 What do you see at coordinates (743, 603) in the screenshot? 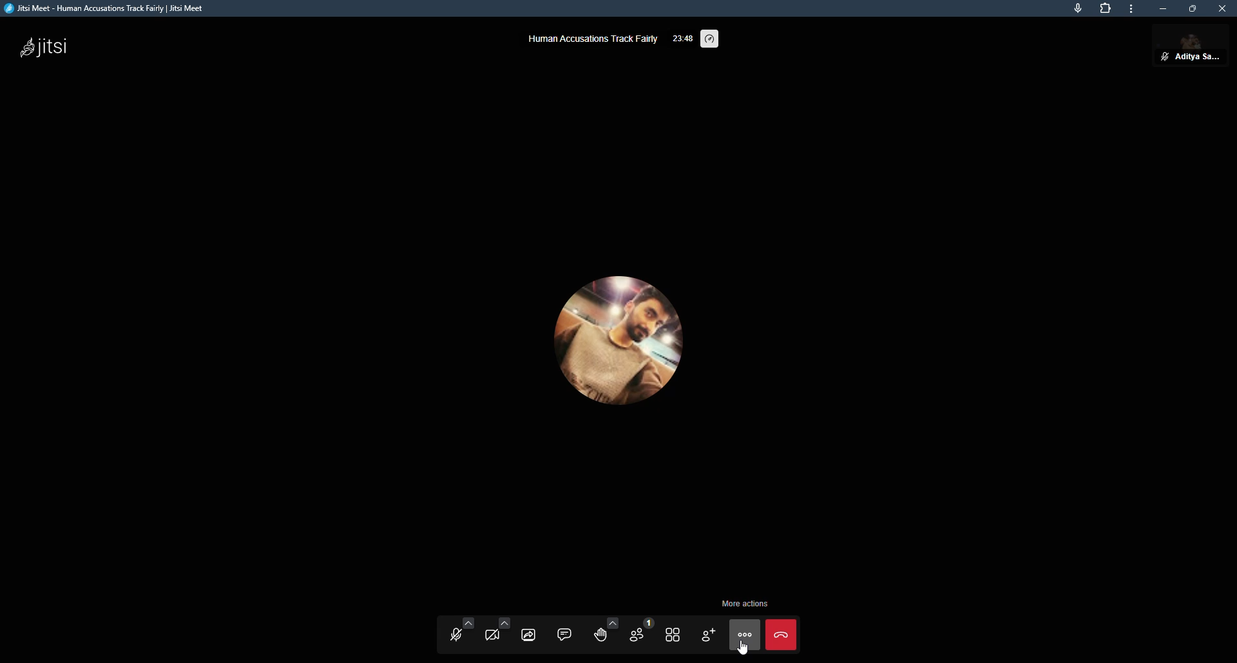
I see `more actions` at bounding box center [743, 603].